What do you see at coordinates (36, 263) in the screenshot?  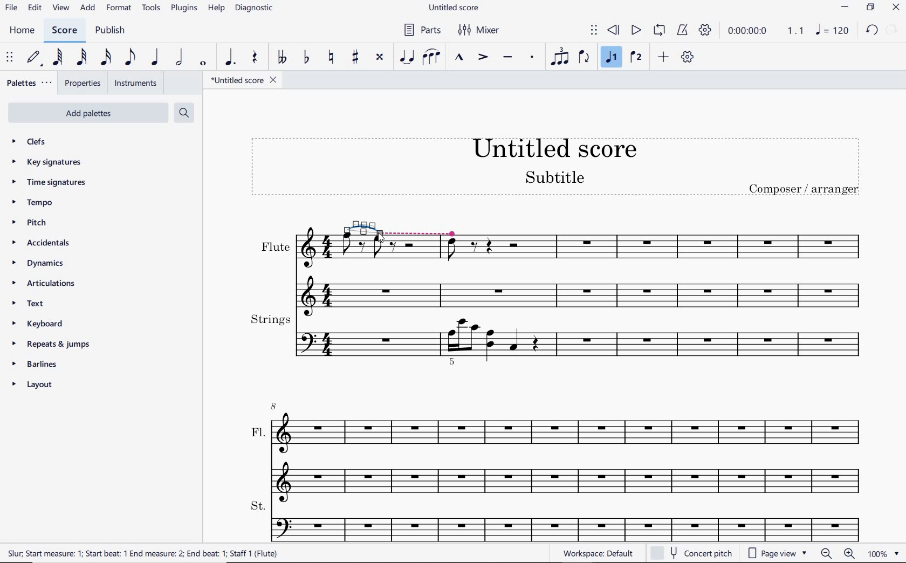 I see `dynamics` at bounding box center [36, 263].